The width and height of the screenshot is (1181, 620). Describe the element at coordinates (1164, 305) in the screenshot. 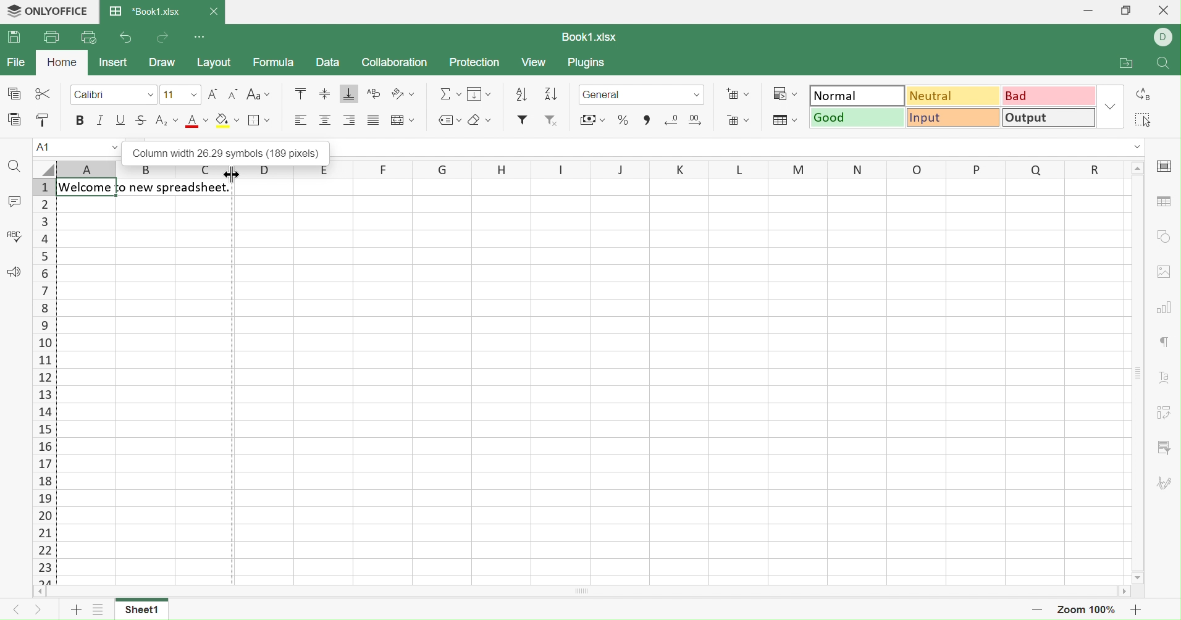

I see `chart settings` at that location.